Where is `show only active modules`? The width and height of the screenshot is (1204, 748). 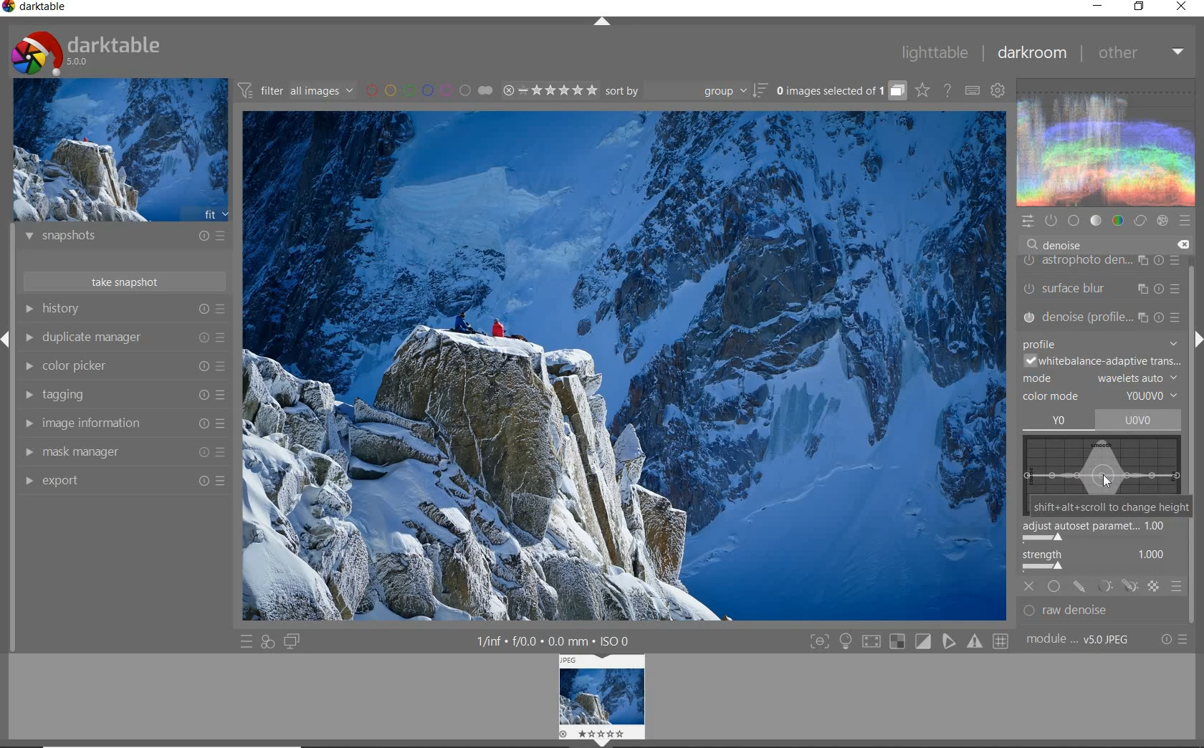 show only active modules is located at coordinates (1050, 221).